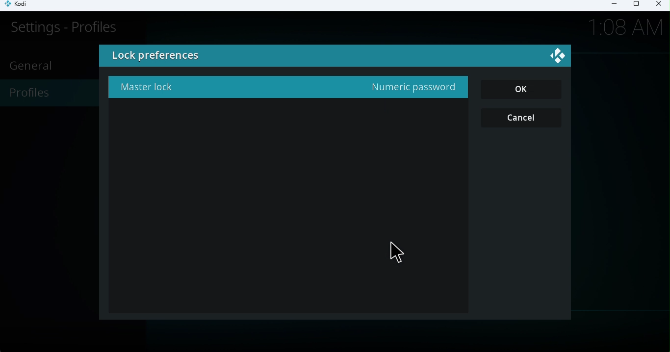  Describe the element at coordinates (520, 119) in the screenshot. I see `Cancel` at that location.